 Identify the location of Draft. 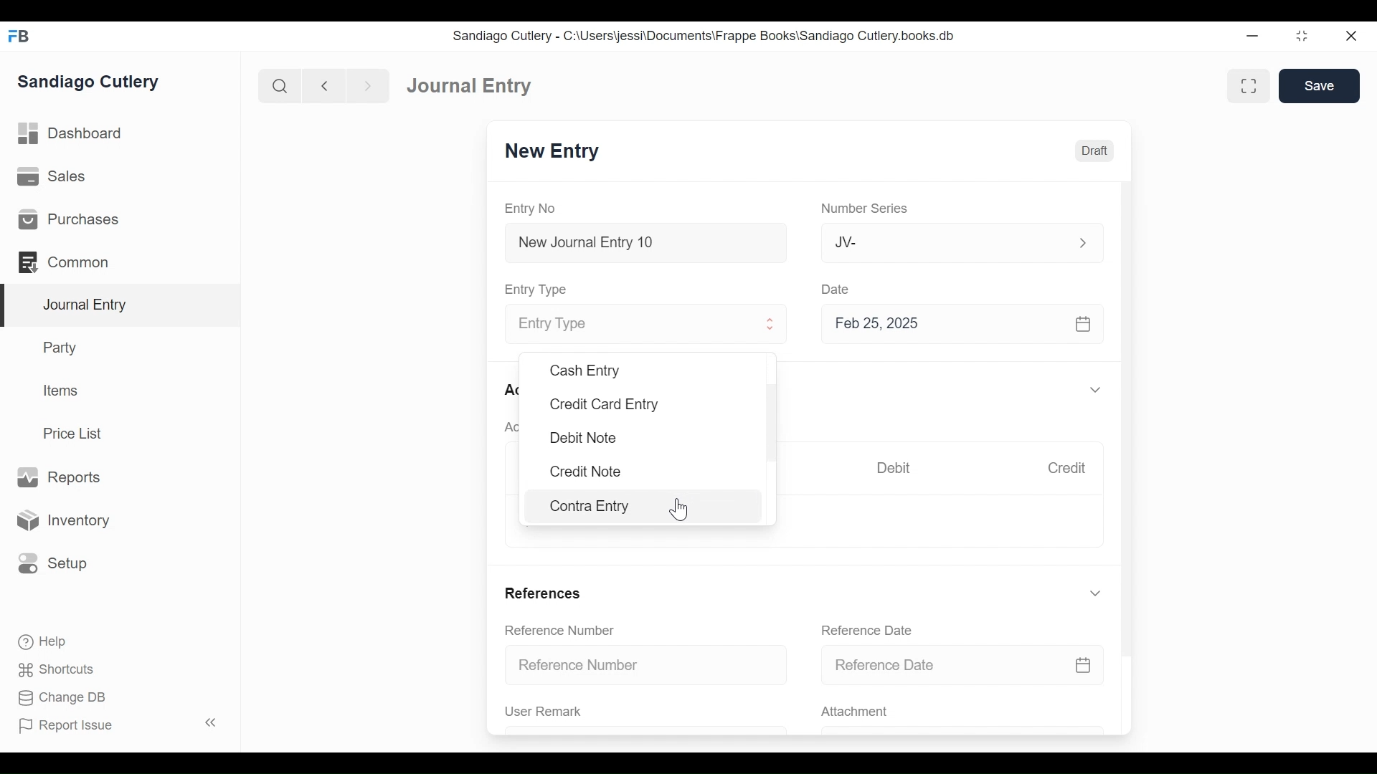
(1095, 151).